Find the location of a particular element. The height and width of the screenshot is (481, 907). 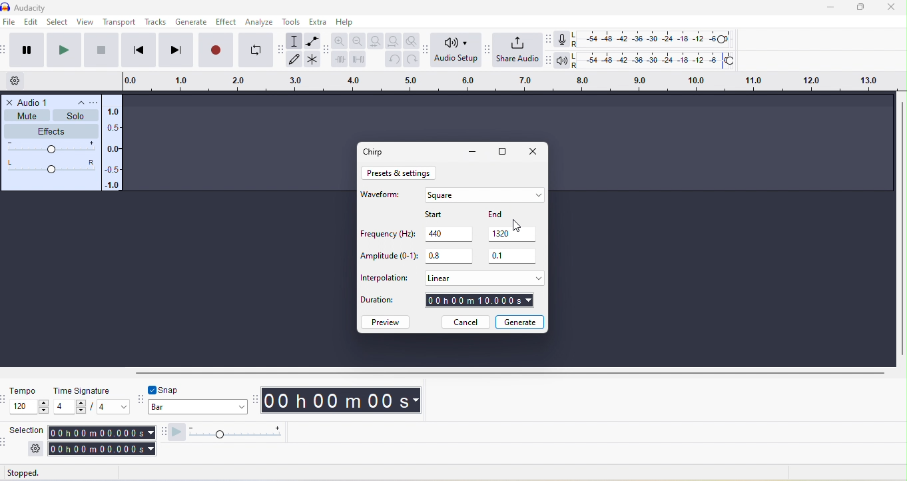

collapse is located at coordinates (76, 103).